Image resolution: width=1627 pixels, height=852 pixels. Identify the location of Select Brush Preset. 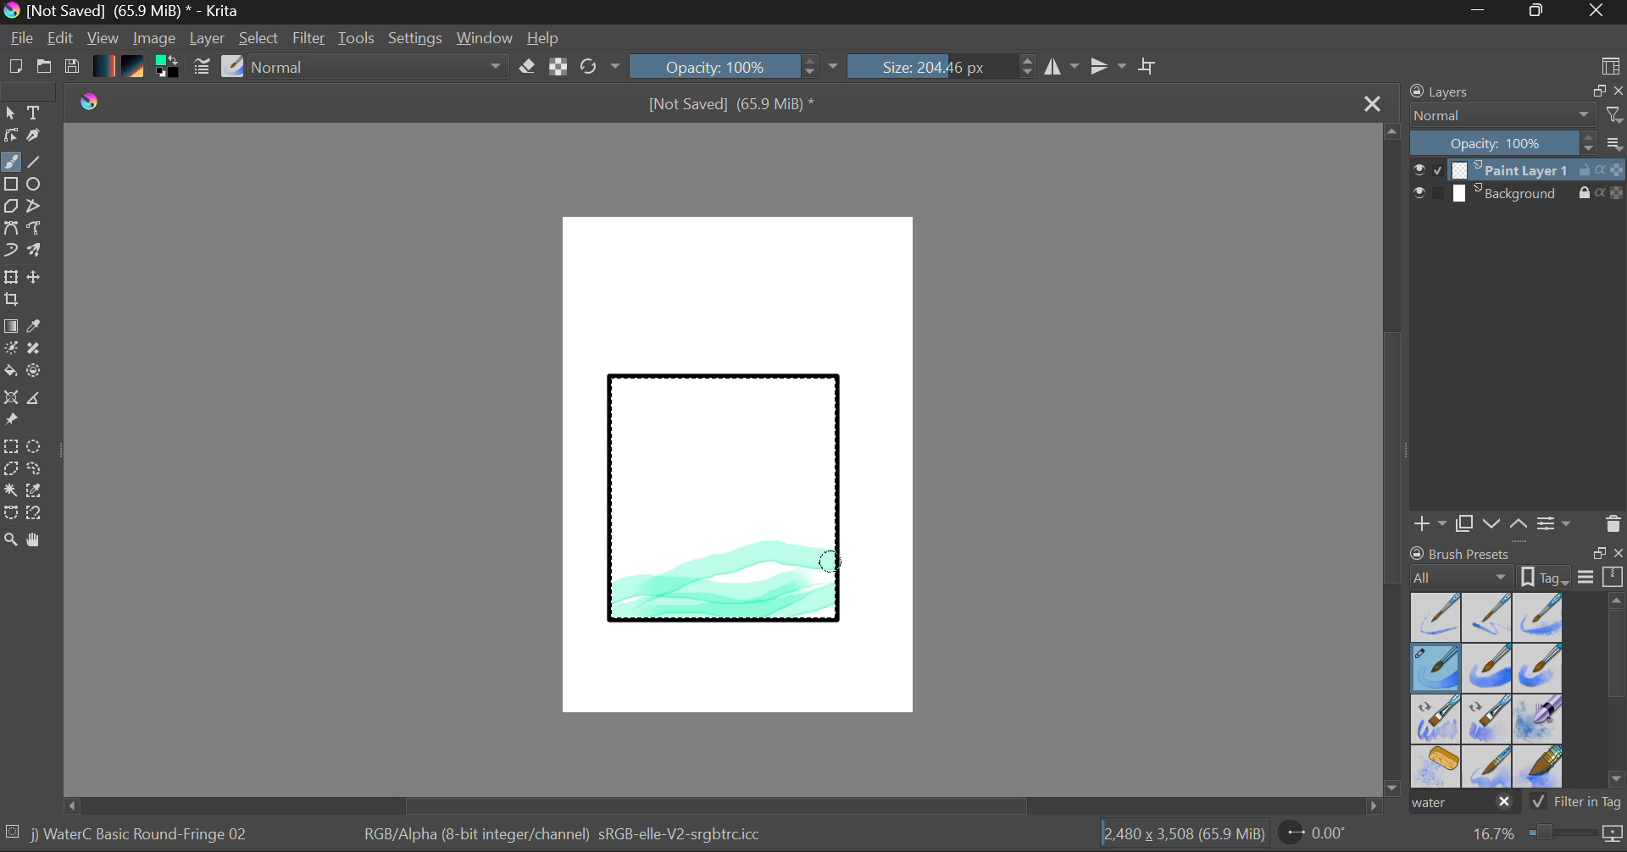
(233, 67).